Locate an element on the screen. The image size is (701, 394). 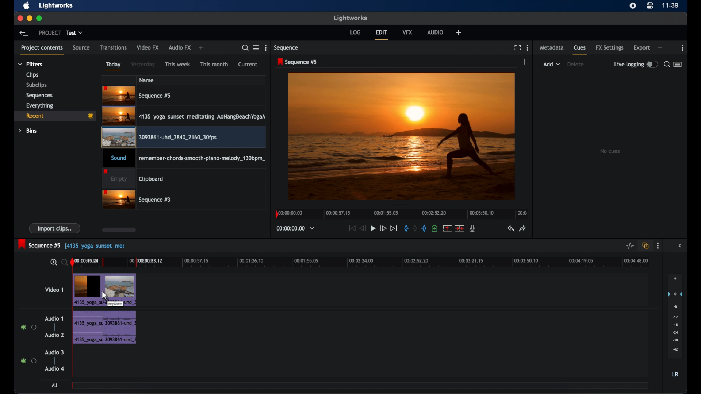
sequence 3 is located at coordinates (137, 200).